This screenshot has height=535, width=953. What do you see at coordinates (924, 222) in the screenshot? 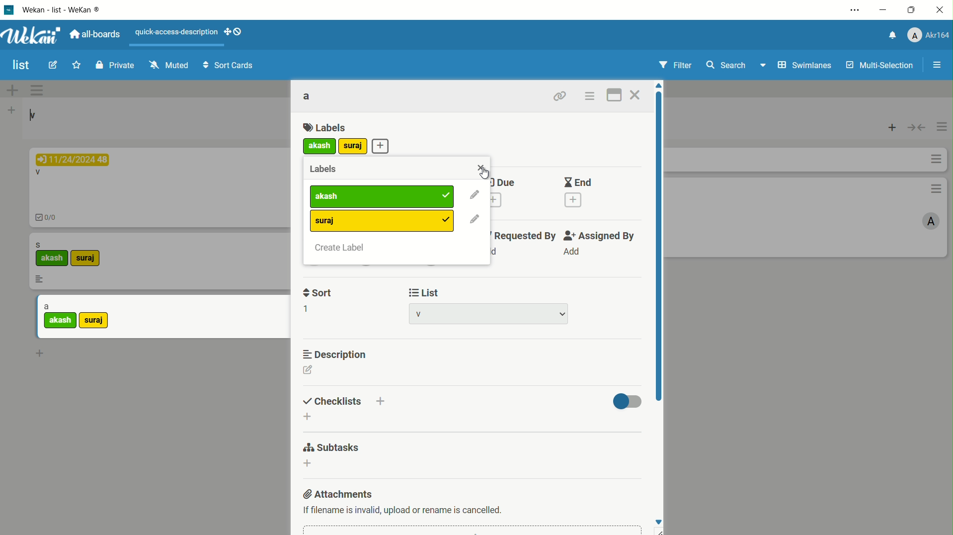
I see `A` at bounding box center [924, 222].